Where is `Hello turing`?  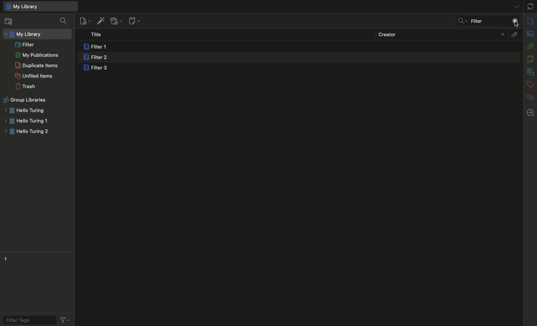 Hello turing is located at coordinates (24, 110).